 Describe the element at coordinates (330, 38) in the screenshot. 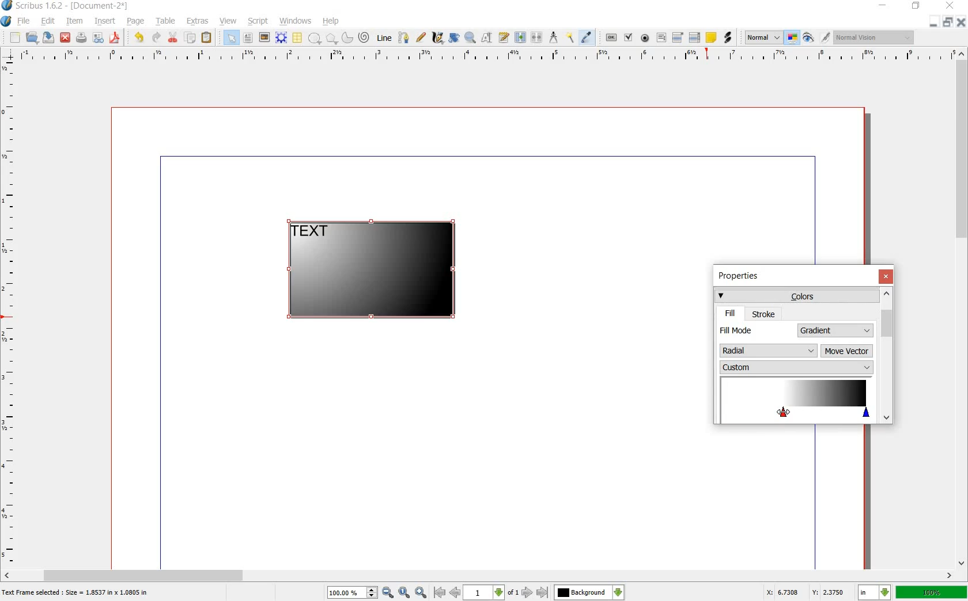

I see `polygon` at that location.